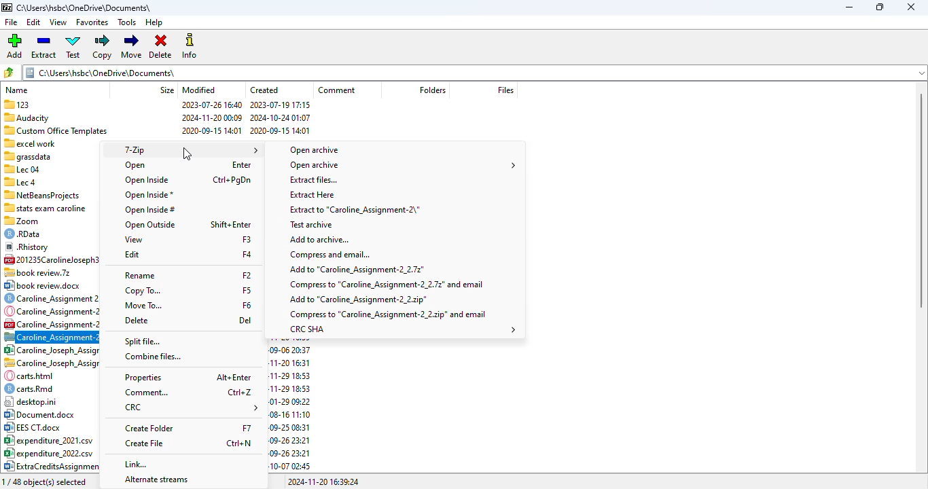 The height and width of the screenshot is (489, 928). What do you see at coordinates (52, 311) in the screenshot?
I see ` Caroline_Assignment-2.... 808485 2023-10-06 15:37 2023-10-06 15:35` at bounding box center [52, 311].